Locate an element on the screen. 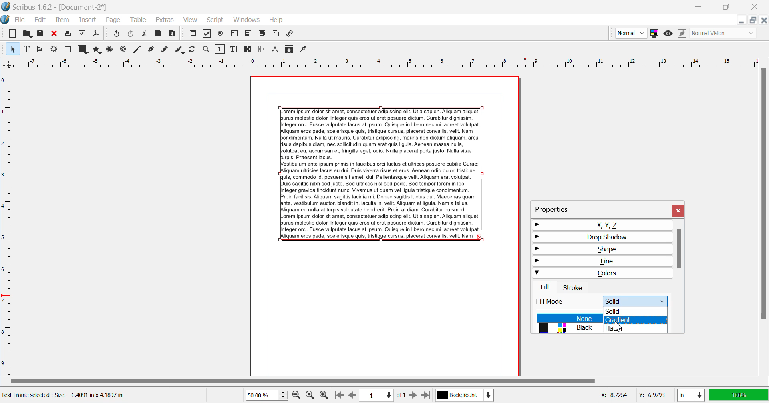 The width and height of the screenshot is (769, 403). Hatch is located at coordinates (635, 329).